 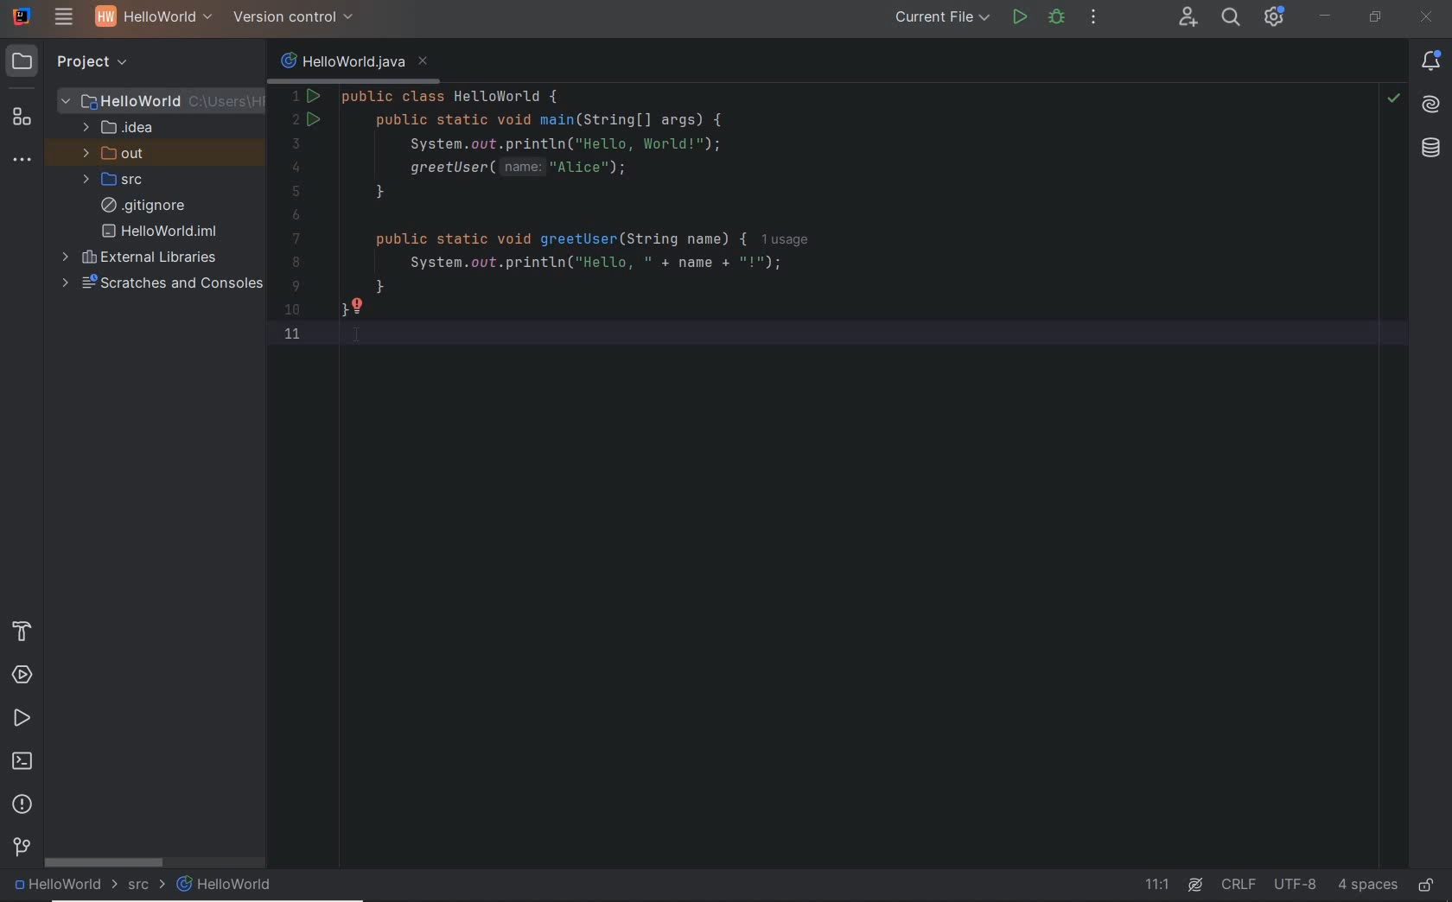 I want to click on code with me, so click(x=1188, y=16).